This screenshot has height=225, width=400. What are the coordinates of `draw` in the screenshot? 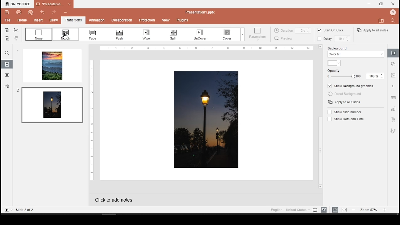 It's located at (52, 20).